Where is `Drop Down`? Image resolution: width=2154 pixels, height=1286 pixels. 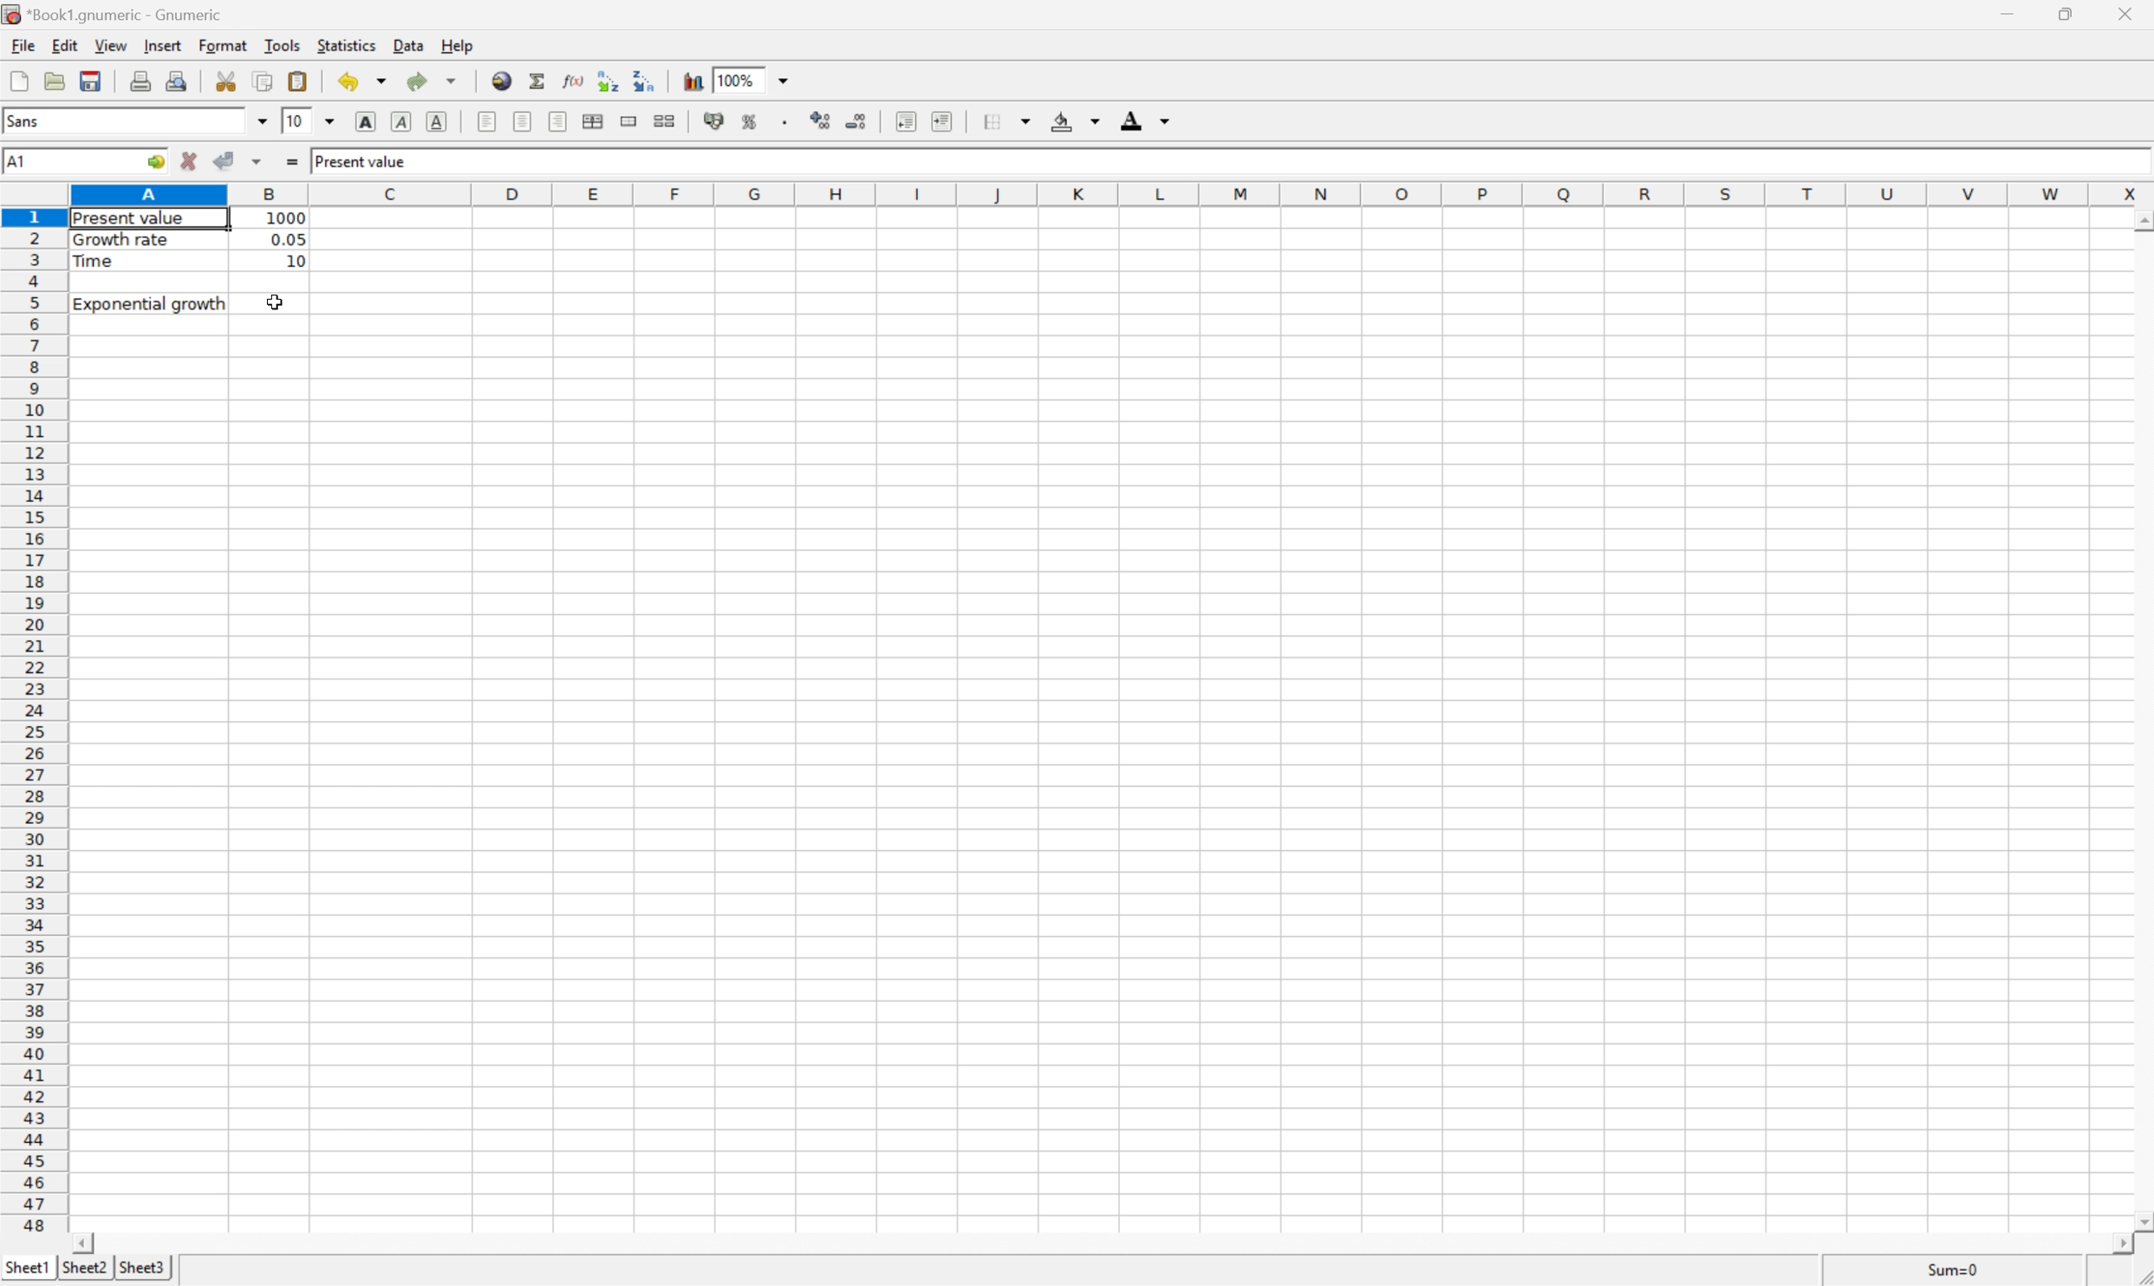
Drop Down is located at coordinates (262, 122).